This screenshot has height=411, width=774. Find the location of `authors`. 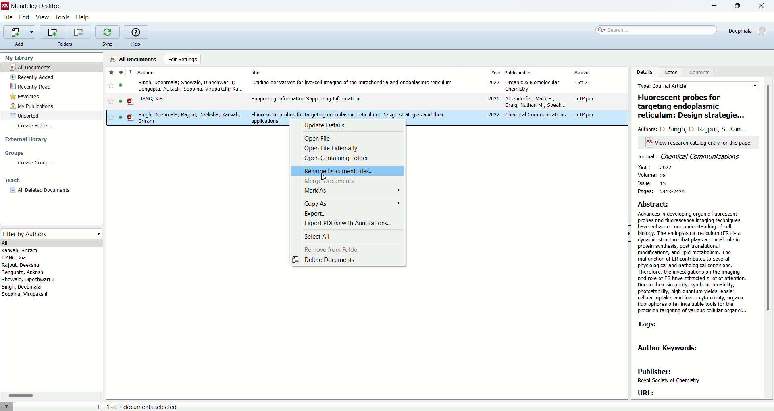

authors is located at coordinates (153, 73).